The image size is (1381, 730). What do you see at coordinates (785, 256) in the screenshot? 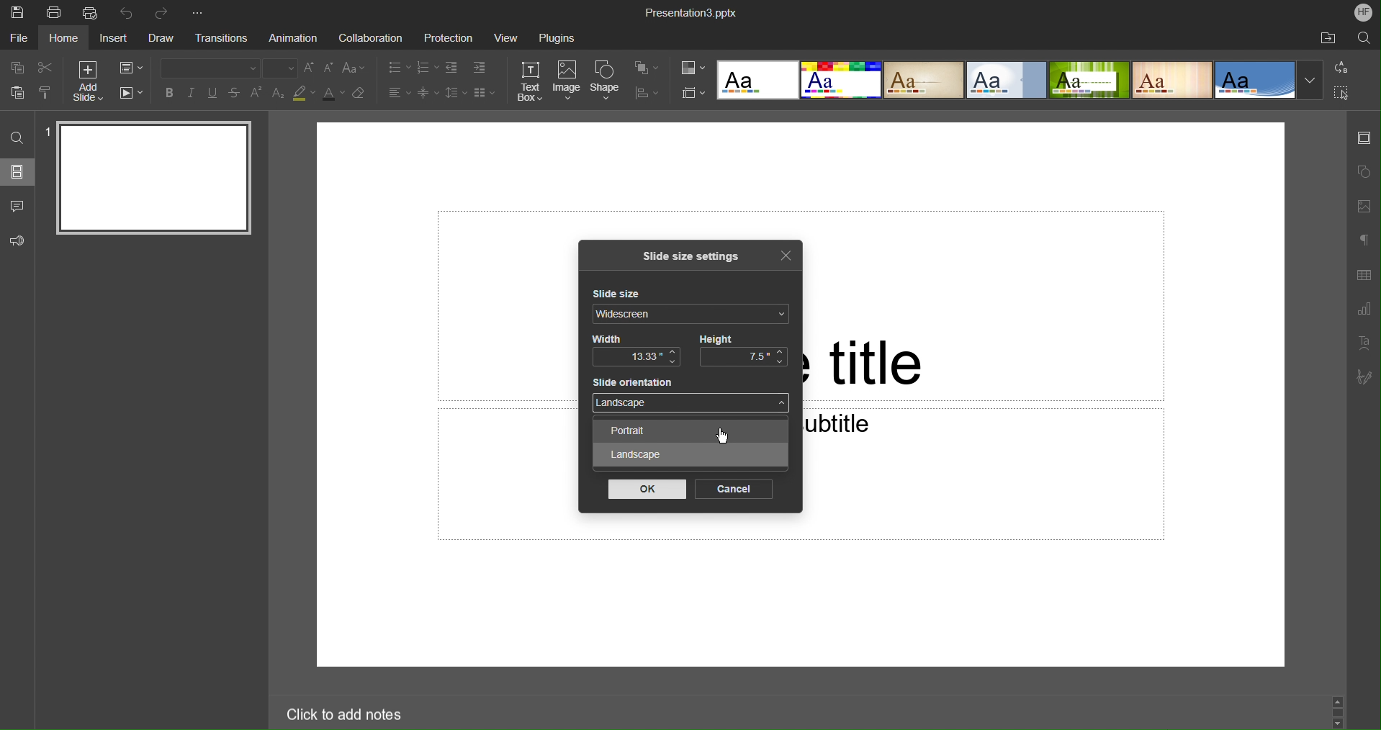
I see `Close` at bounding box center [785, 256].